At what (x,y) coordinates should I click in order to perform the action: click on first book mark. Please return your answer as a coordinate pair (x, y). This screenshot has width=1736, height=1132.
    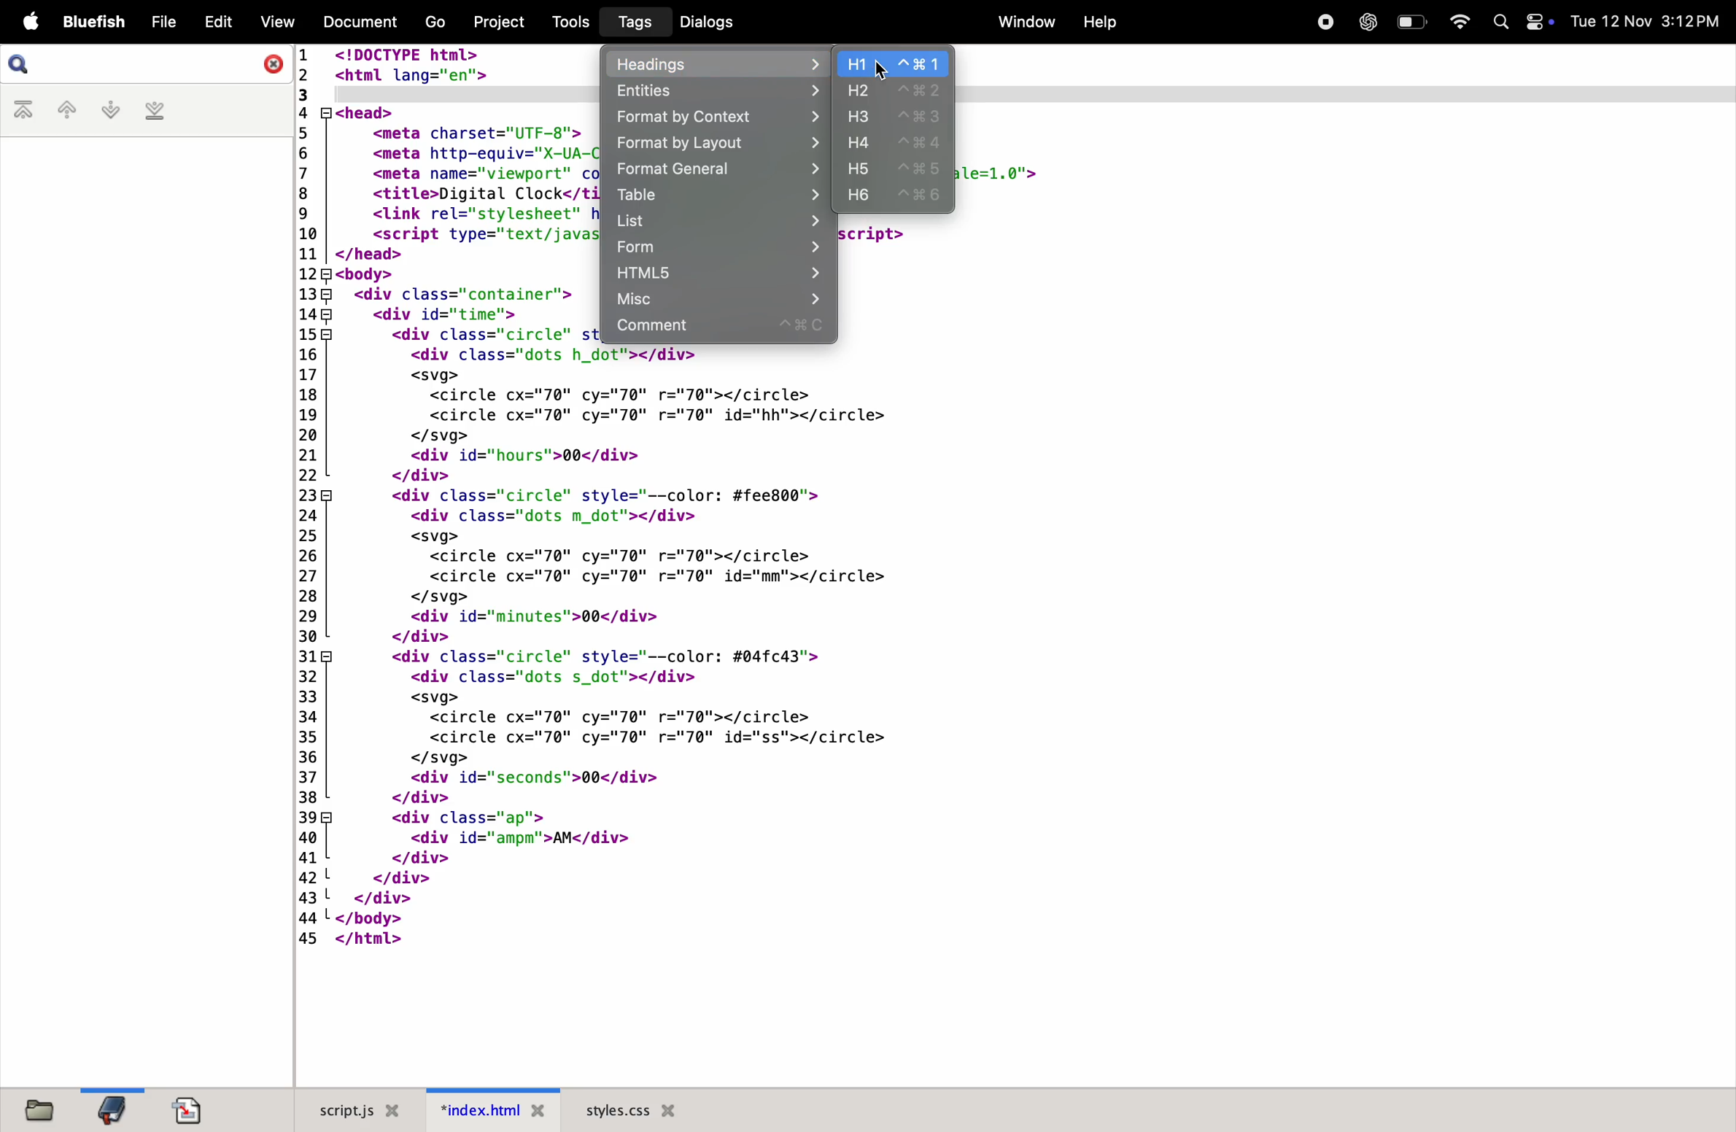
    Looking at the image, I should click on (26, 111).